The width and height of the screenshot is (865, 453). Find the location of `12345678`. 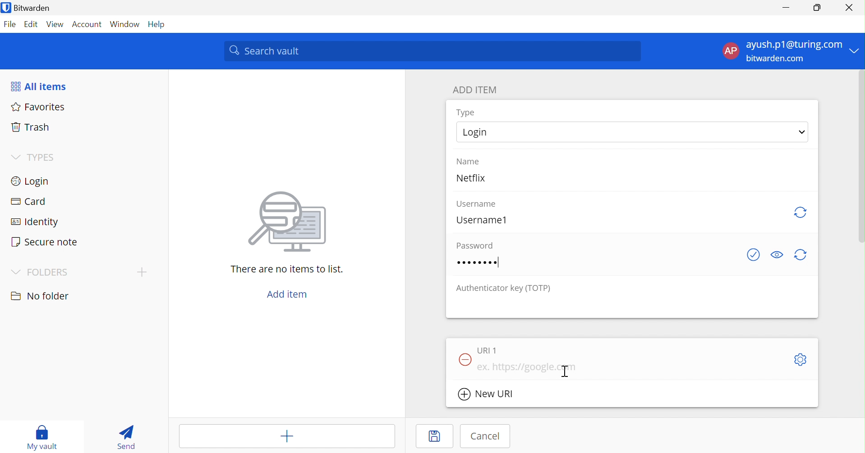

12345678 is located at coordinates (478, 262).